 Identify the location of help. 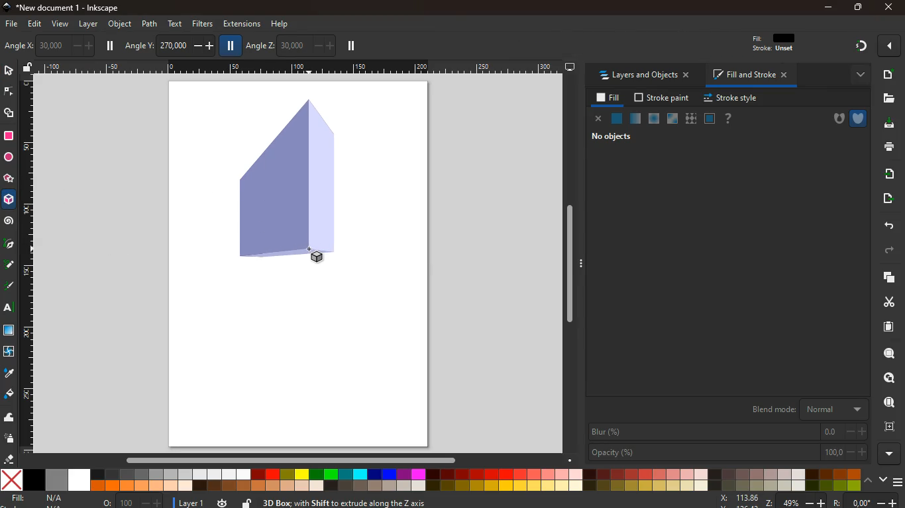
(281, 22).